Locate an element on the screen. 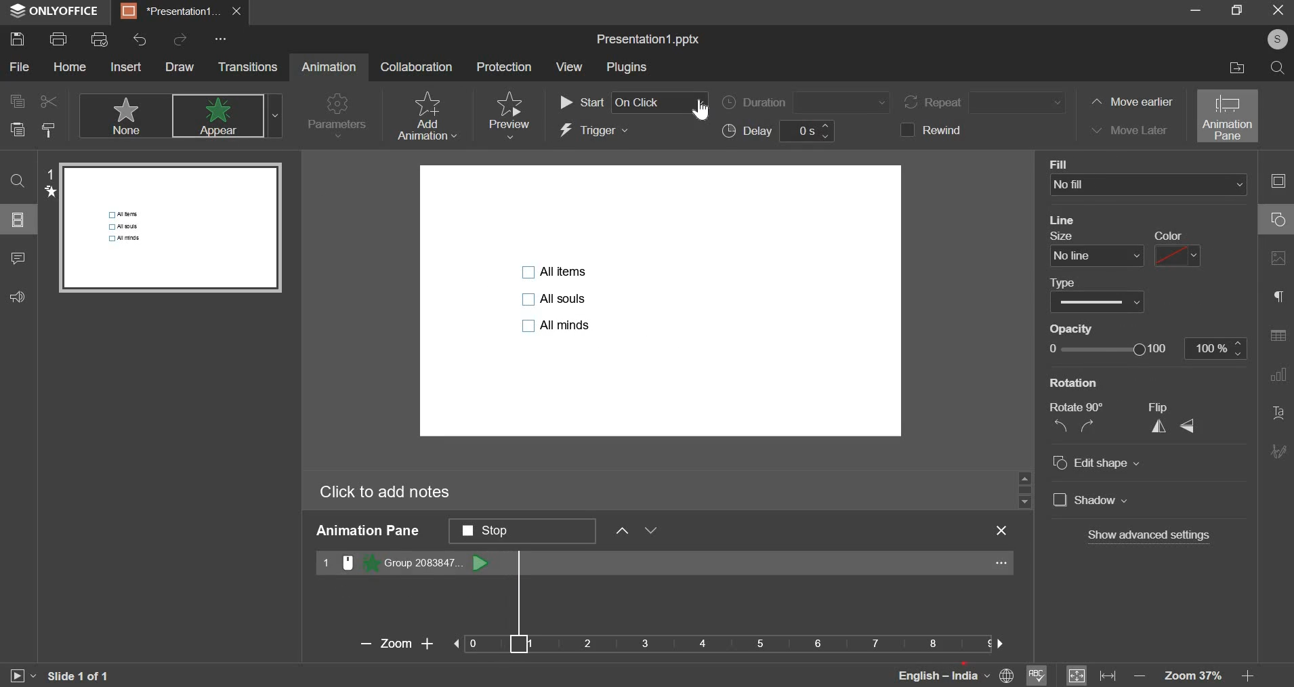  delay is located at coordinates (781, 131).